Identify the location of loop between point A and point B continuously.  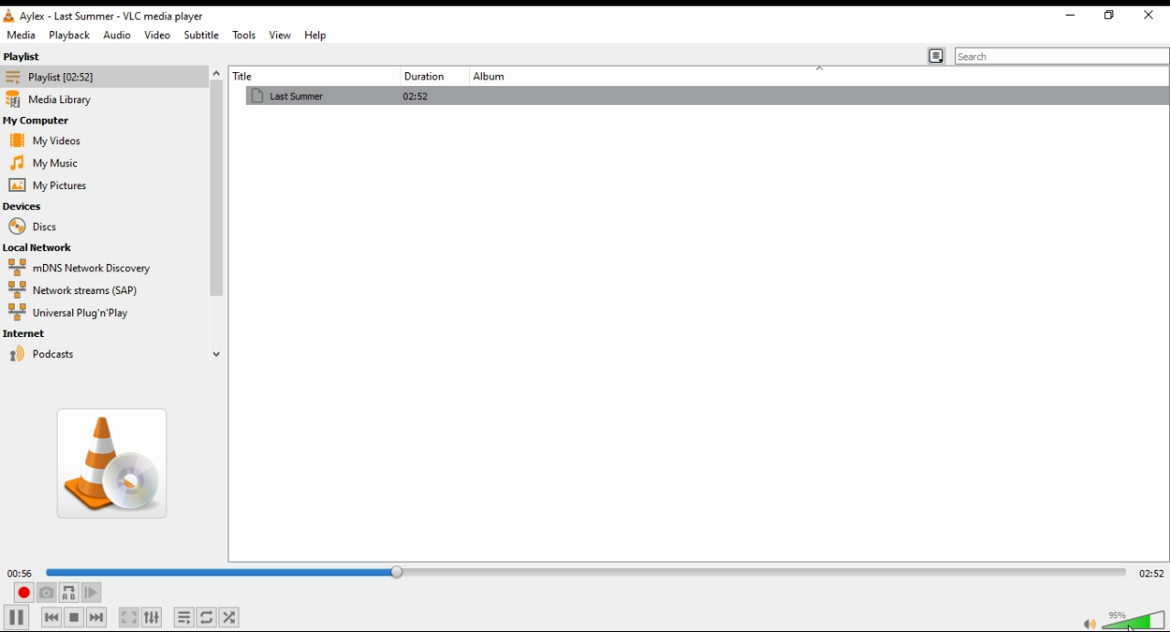
(69, 593).